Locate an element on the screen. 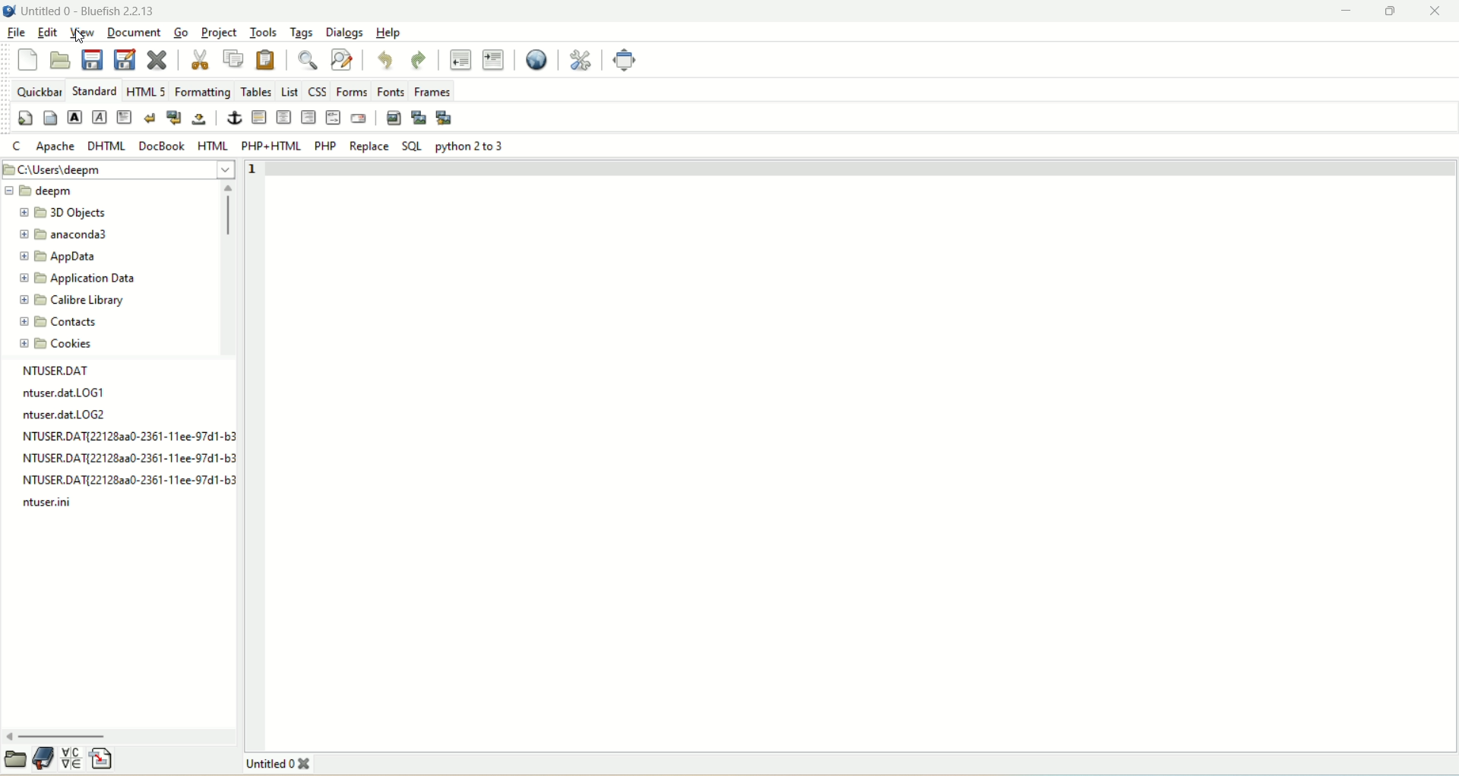 The image size is (1459, 776). preview in browser is located at coordinates (530, 61).